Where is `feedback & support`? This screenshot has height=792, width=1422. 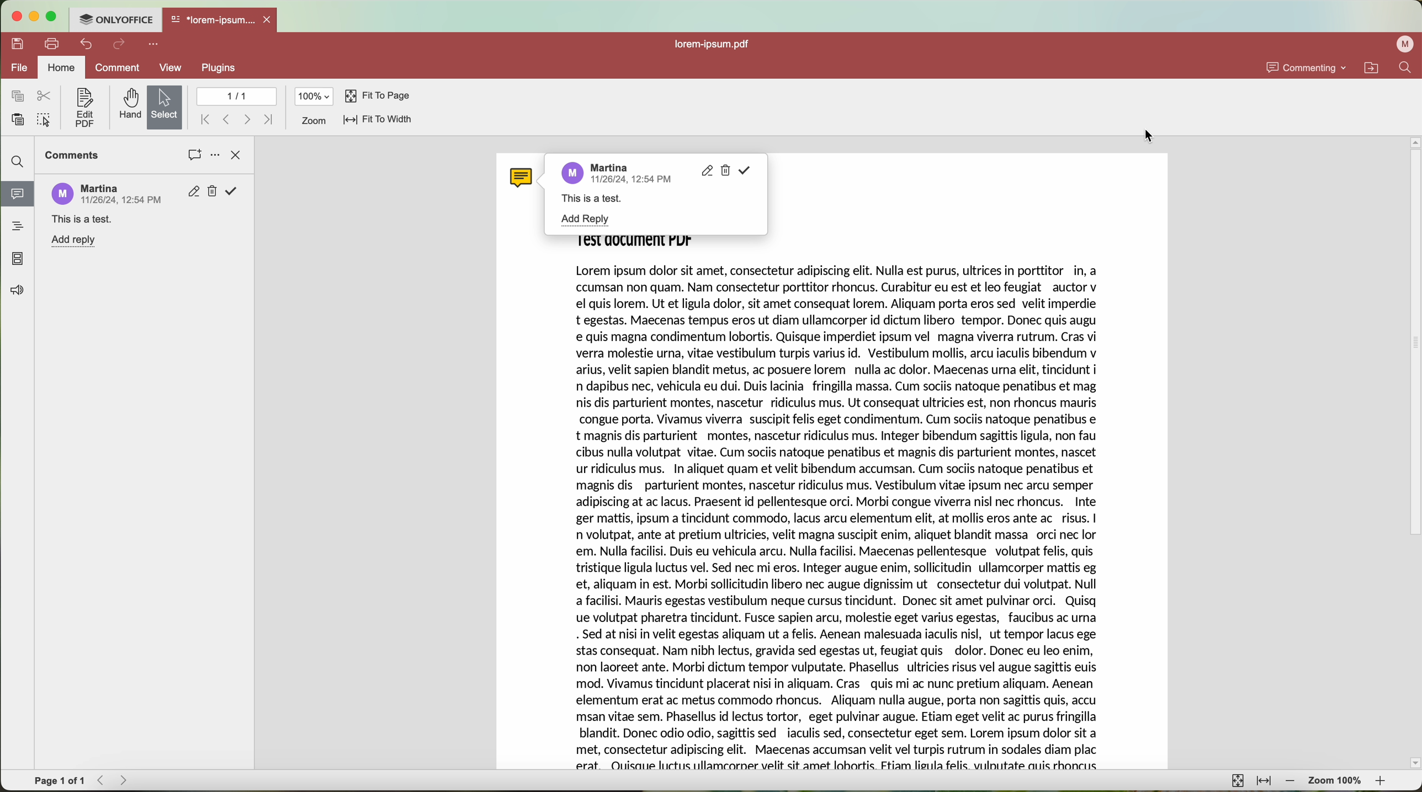 feedback & support is located at coordinates (18, 291).